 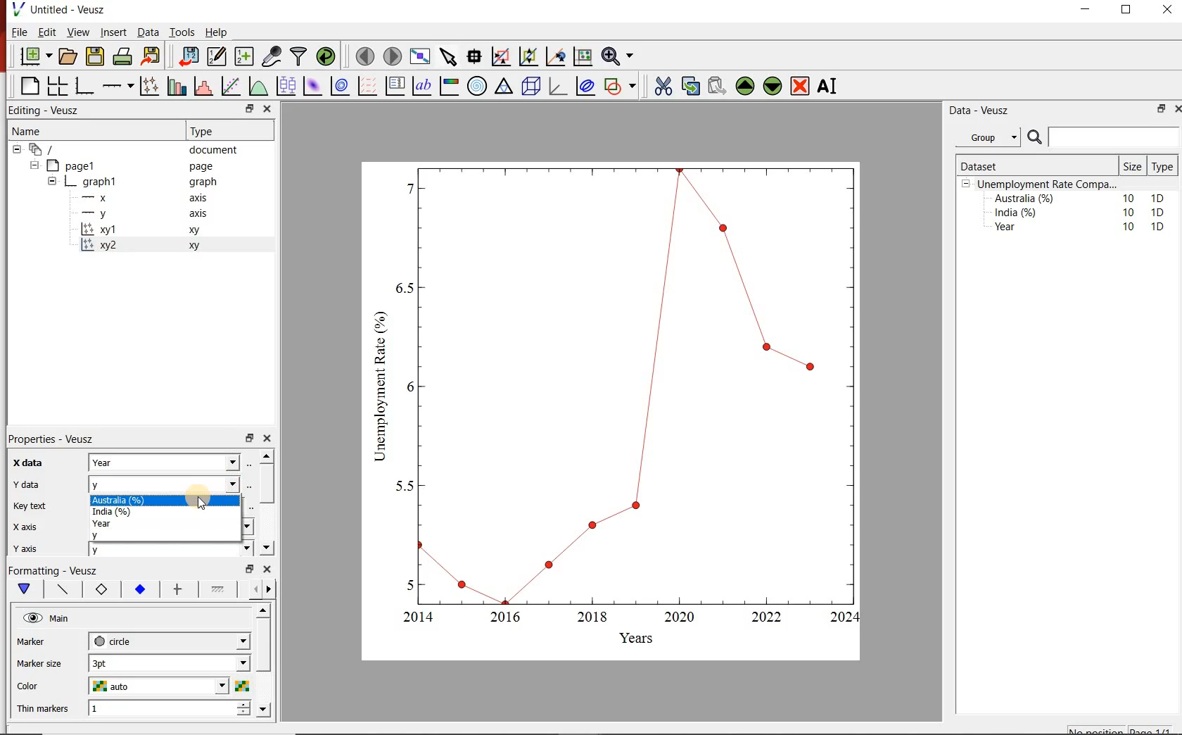 What do you see at coordinates (266, 482) in the screenshot?
I see `scroll bar` at bounding box center [266, 482].